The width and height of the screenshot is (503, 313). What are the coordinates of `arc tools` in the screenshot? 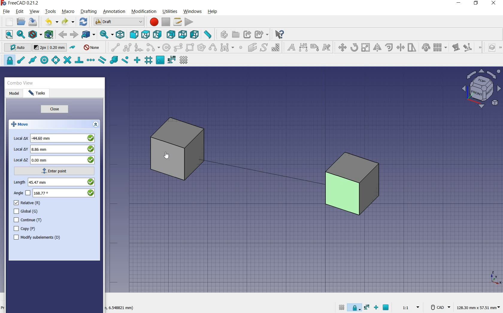 It's located at (153, 47).